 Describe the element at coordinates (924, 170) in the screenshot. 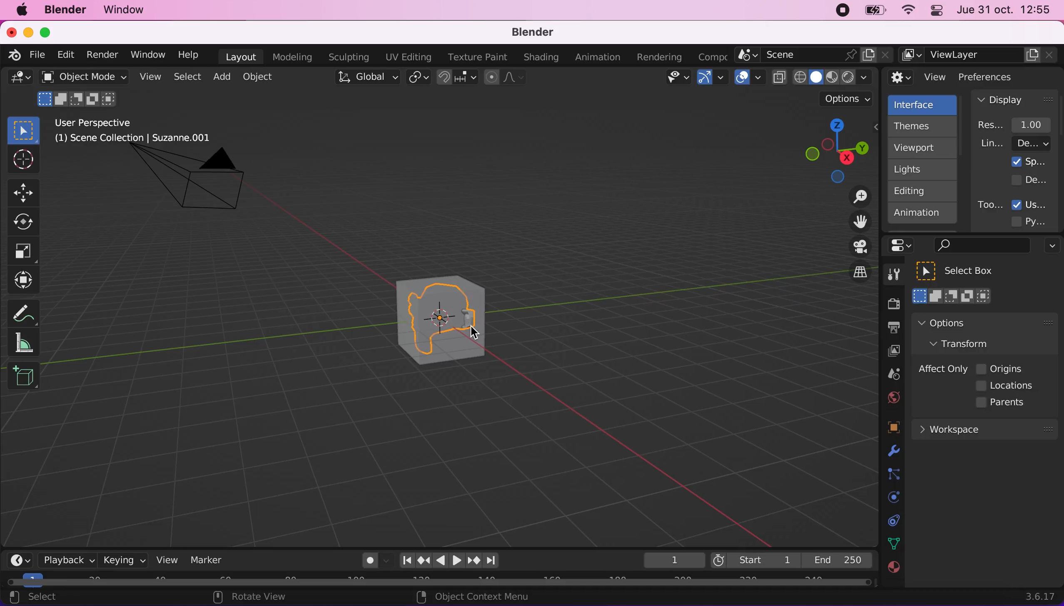

I see `lights` at that location.